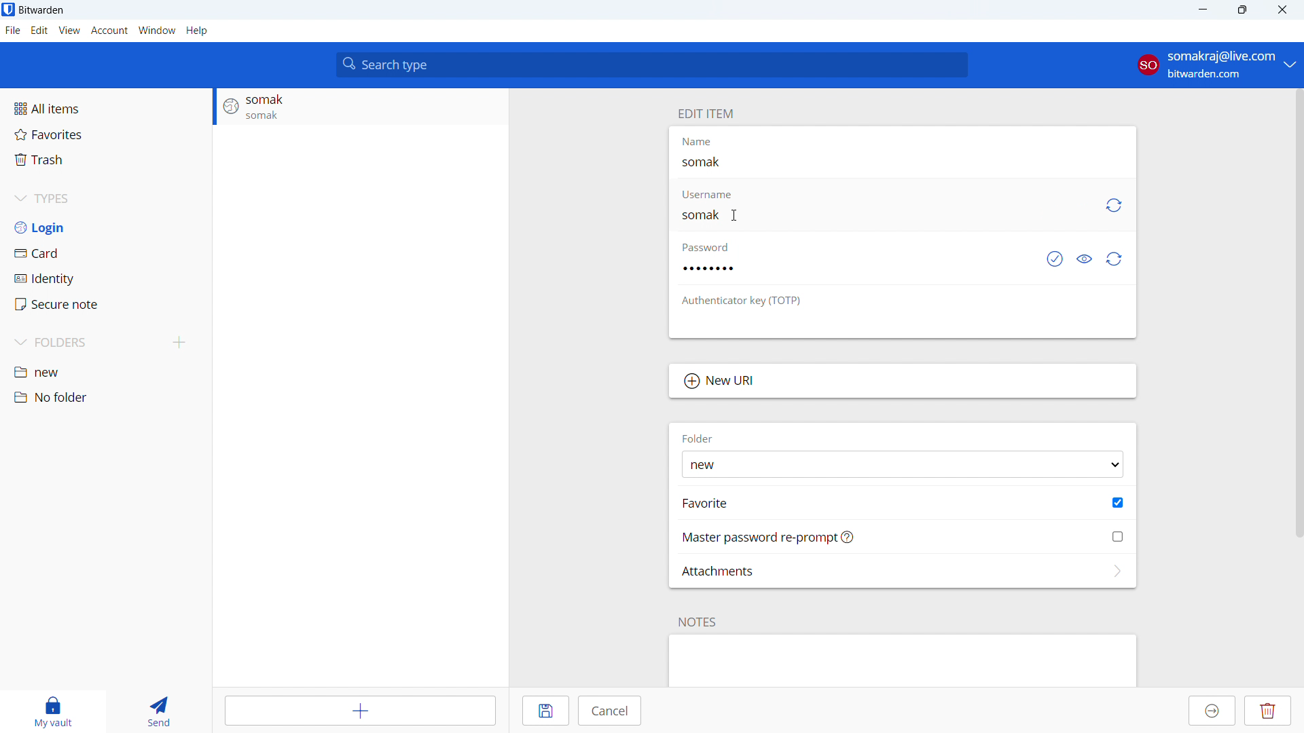  Describe the element at coordinates (1242, 10) in the screenshot. I see `maximize` at that location.